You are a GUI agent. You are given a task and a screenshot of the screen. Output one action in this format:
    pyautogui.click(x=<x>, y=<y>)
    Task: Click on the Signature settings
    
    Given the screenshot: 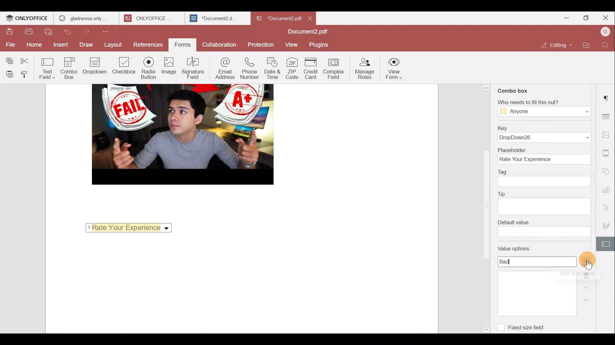 What is the action you would take?
    pyautogui.click(x=607, y=224)
    